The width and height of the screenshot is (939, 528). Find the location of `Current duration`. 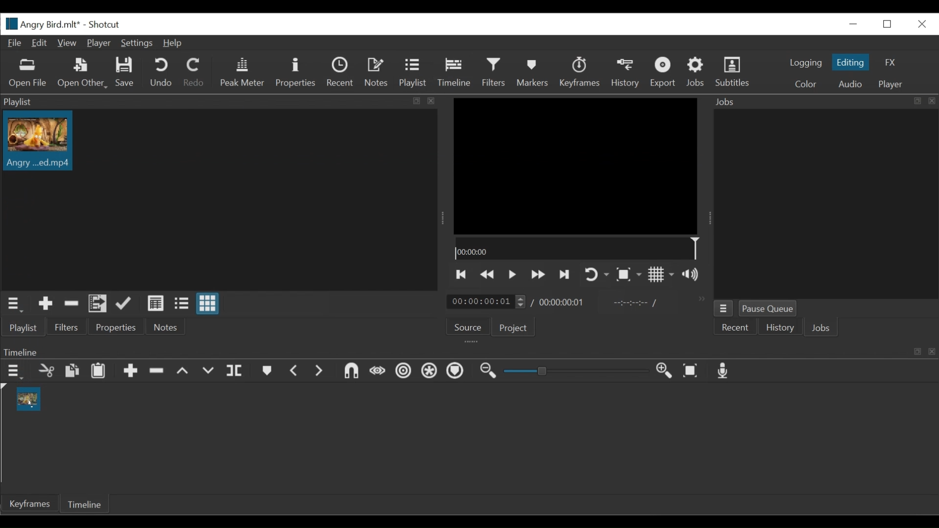

Current duration is located at coordinates (487, 302).